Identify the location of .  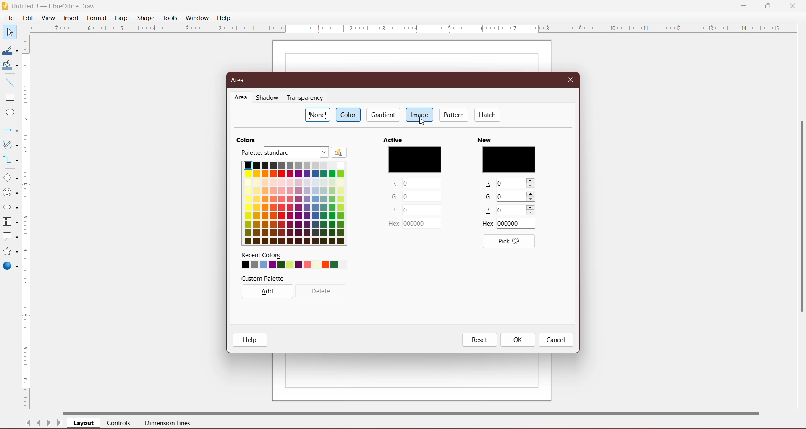
(488, 212).